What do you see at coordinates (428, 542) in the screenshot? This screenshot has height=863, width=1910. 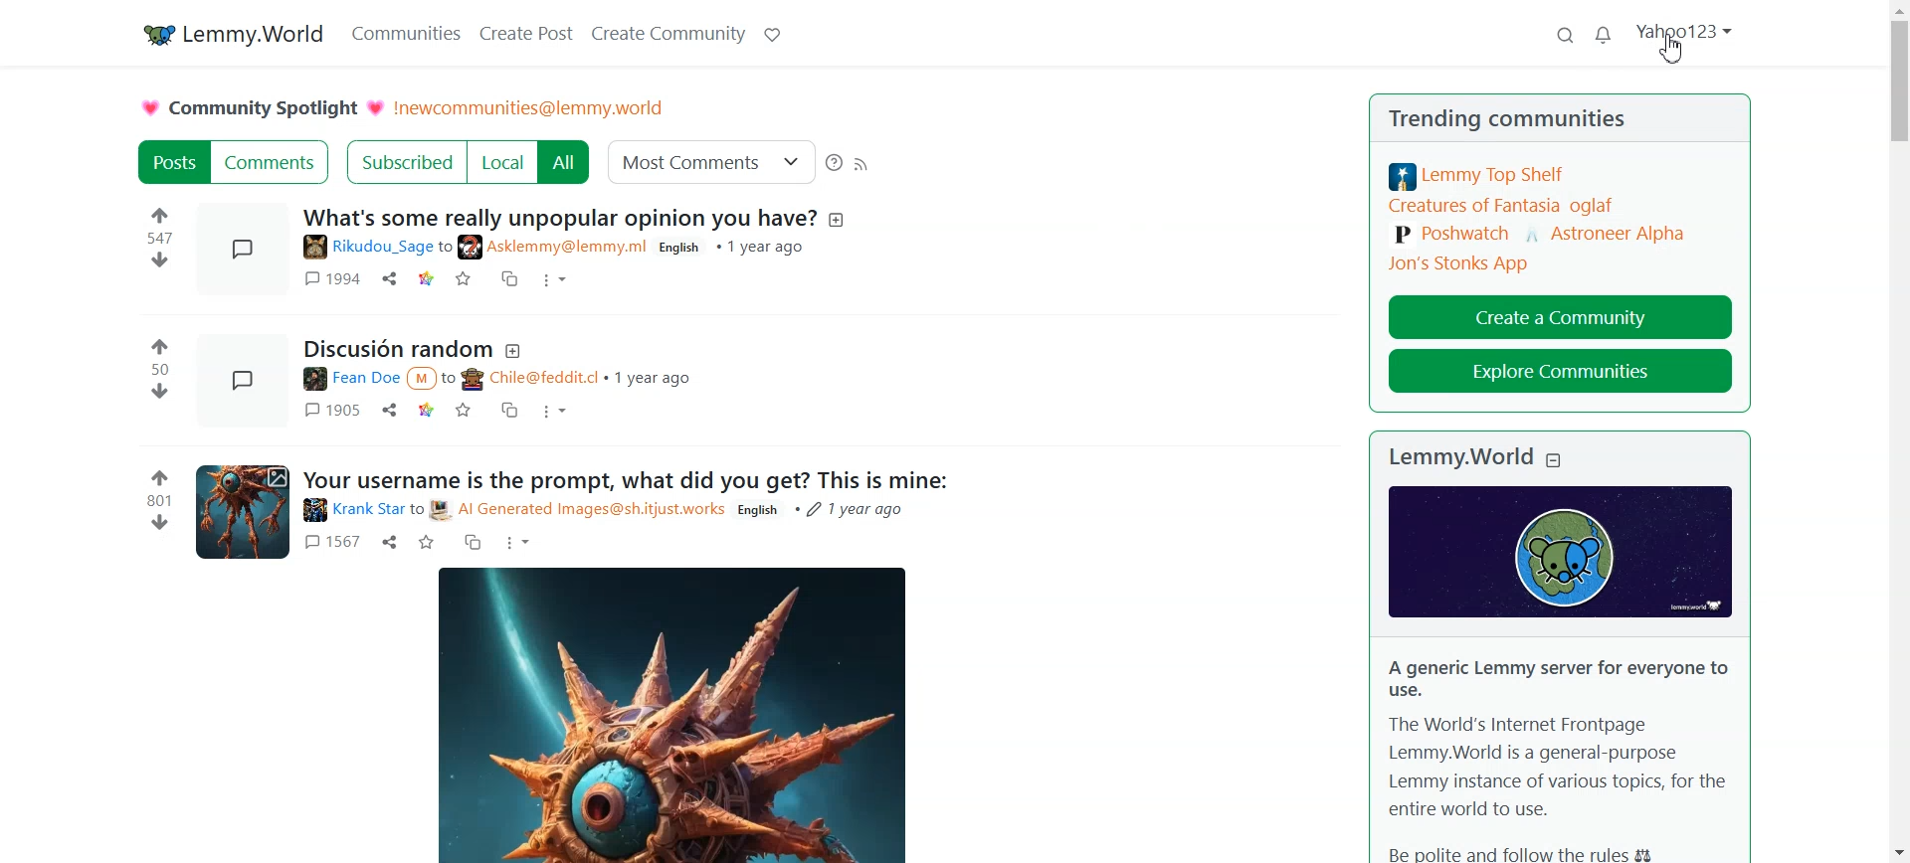 I see `save` at bounding box center [428, 542].